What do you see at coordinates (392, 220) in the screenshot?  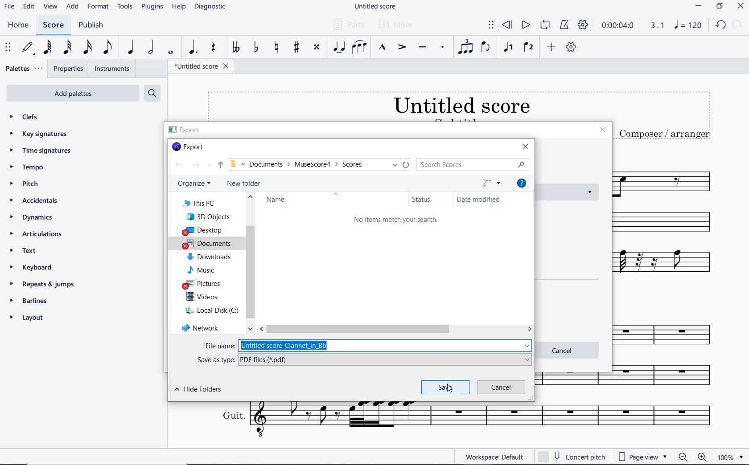 I see `NO ITEMS MATCH` at bounding box center [392, 220].